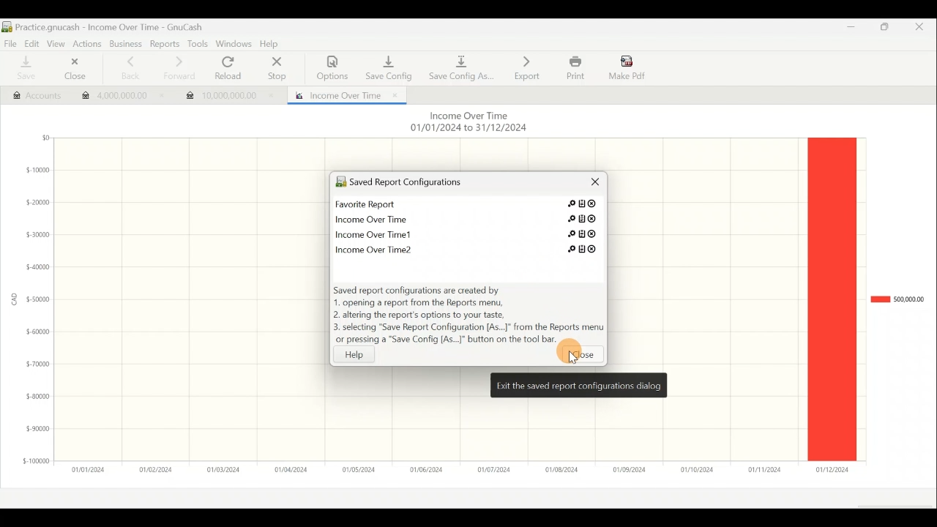 The image size is (937, 527). Describe the element at coordinates (10, 42) in the screenshot. I see `File` at that location.